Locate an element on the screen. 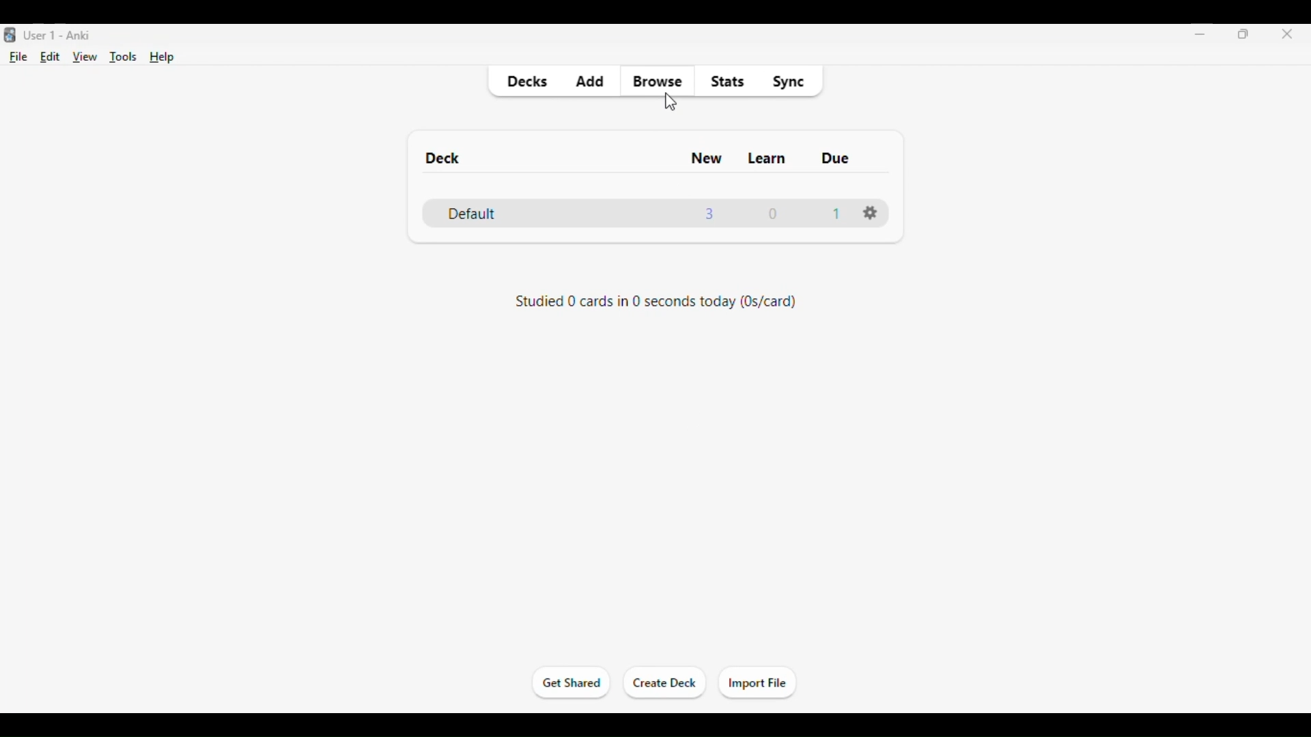  deck is located at coordinates (442, 158).